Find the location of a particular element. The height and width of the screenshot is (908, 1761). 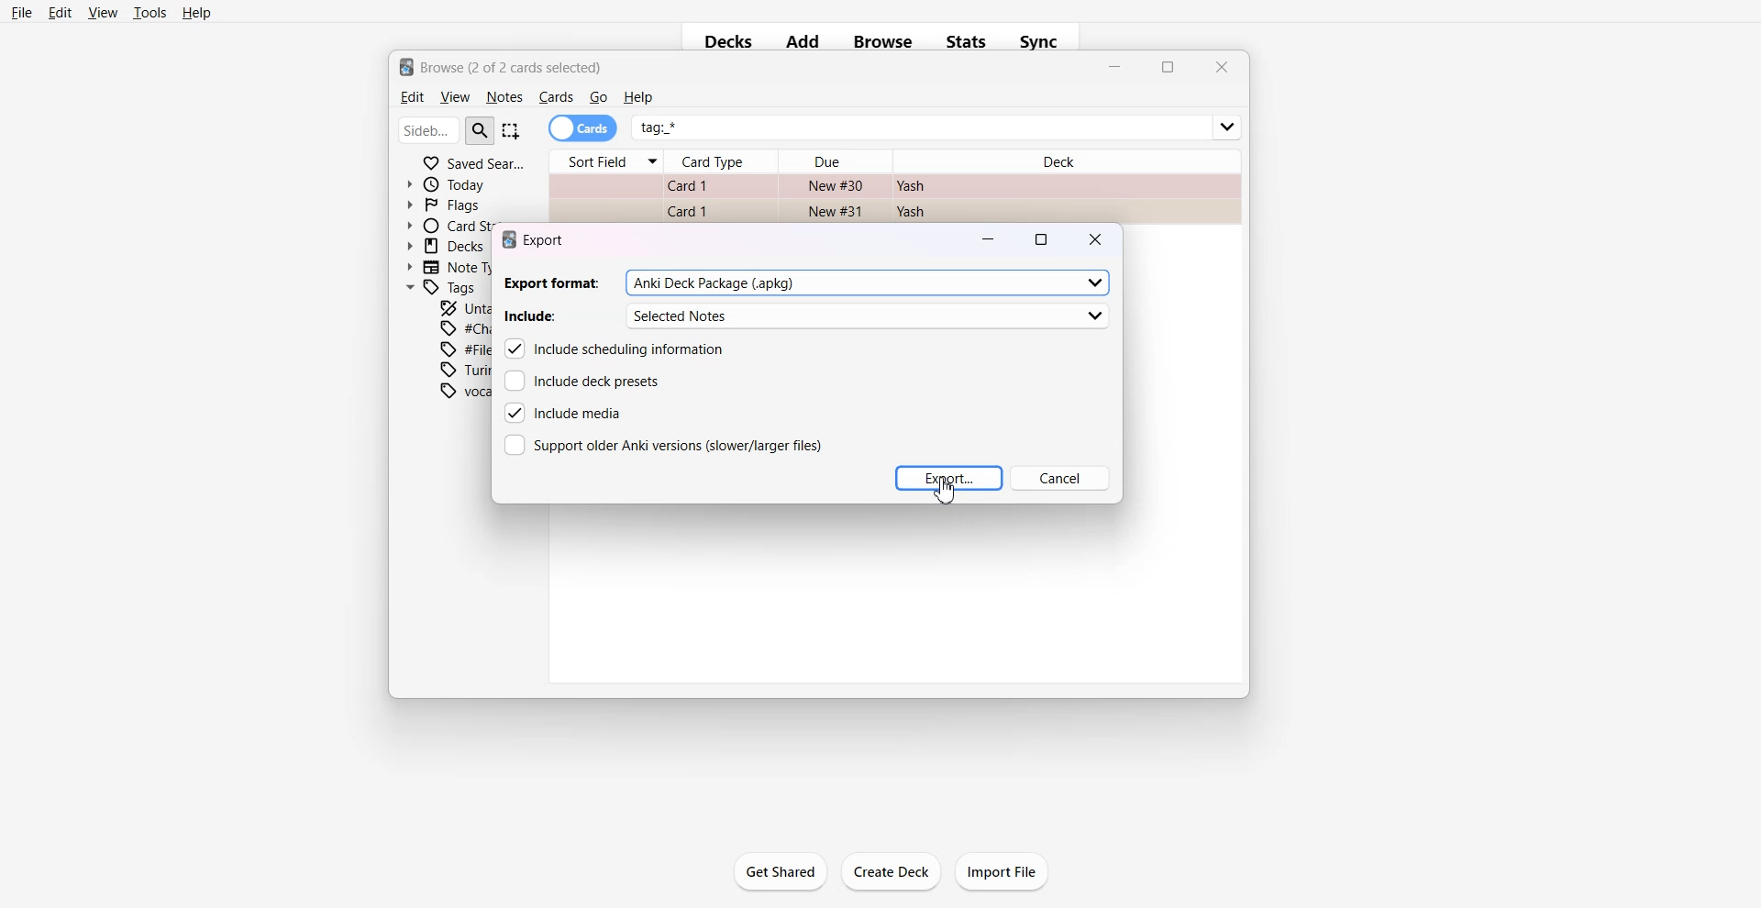

Deck is located at coordinates (1065, 157).